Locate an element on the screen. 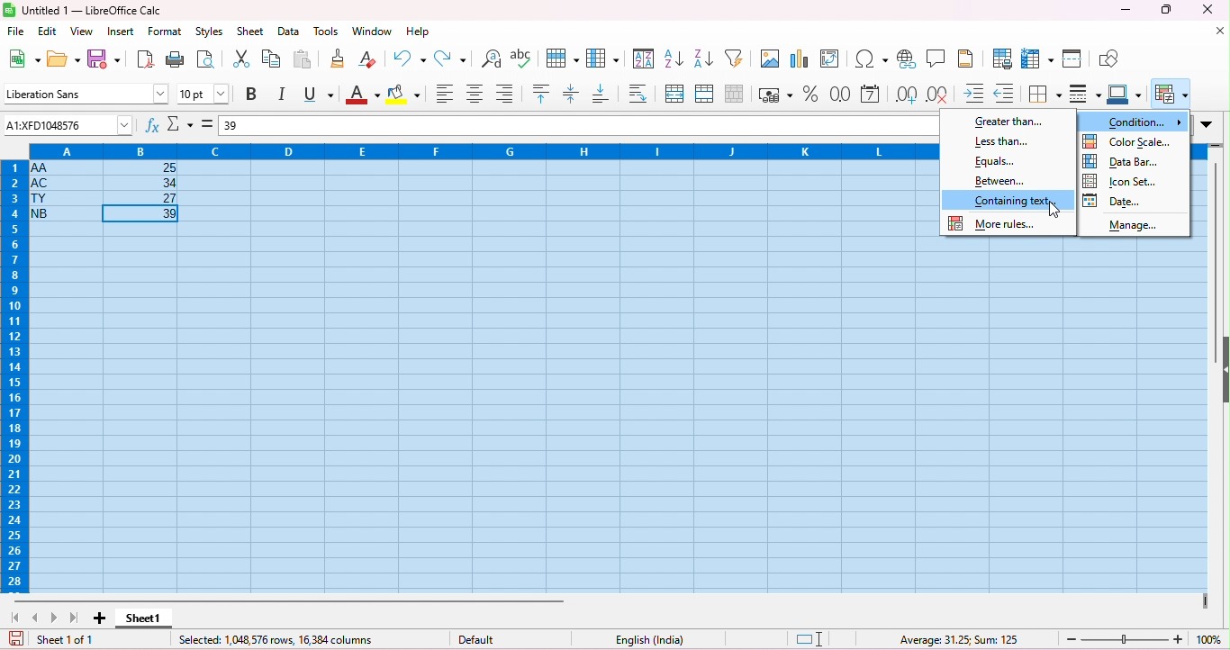  between is located at coordinates (1001, 182).